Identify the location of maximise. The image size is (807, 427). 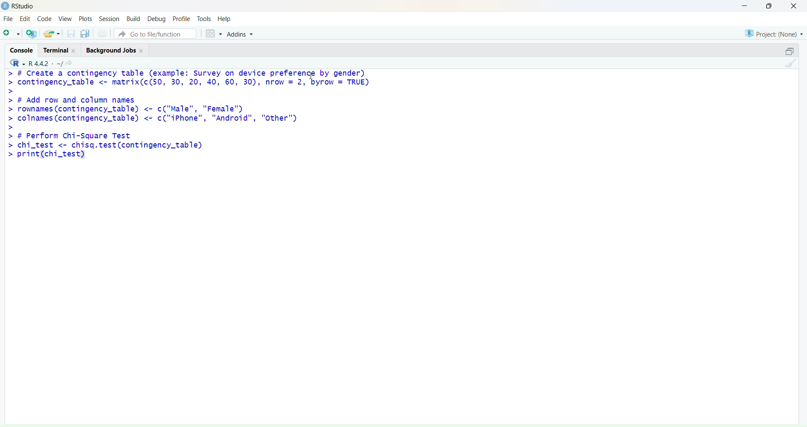
(769, 6).